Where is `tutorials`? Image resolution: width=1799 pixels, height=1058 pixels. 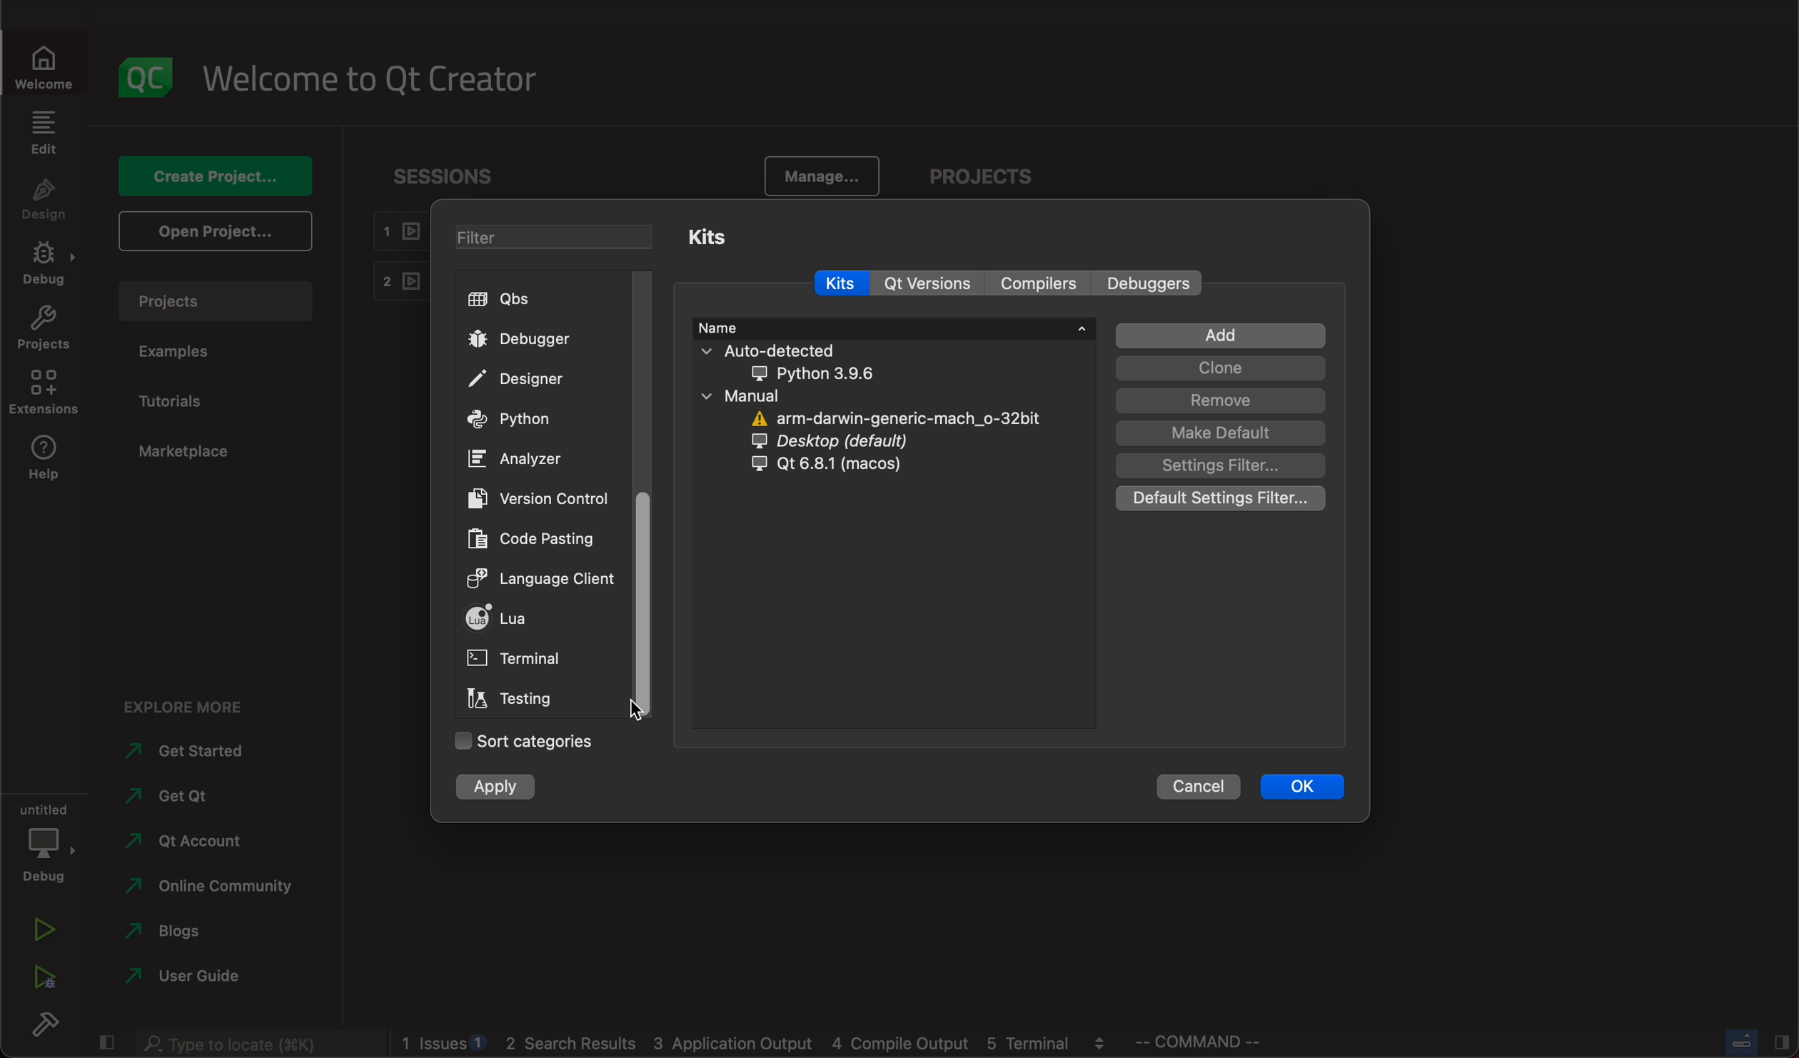 tutorials is located at coordinates (175, 400).